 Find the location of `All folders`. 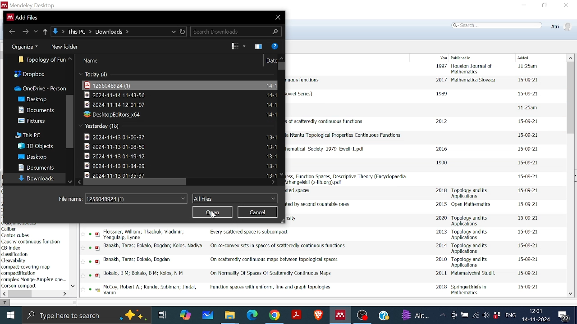

All folders is located at coordinates (71, 58).